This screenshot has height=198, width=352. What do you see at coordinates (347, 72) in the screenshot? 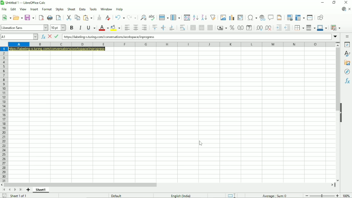
I see `Navigator` at bounding box center [347, 72].